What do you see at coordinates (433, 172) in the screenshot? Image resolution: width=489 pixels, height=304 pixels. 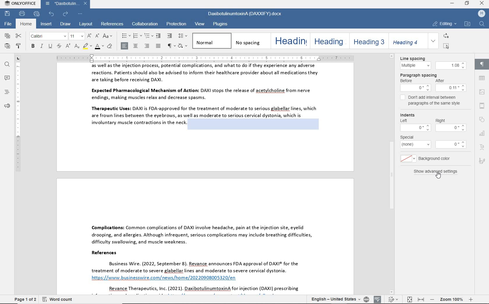 I see `show advanced settings` at bounding box center [433, 172].